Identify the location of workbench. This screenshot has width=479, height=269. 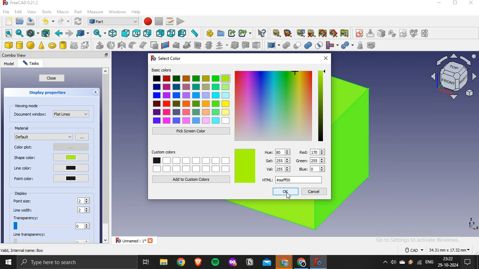
(113, 21).